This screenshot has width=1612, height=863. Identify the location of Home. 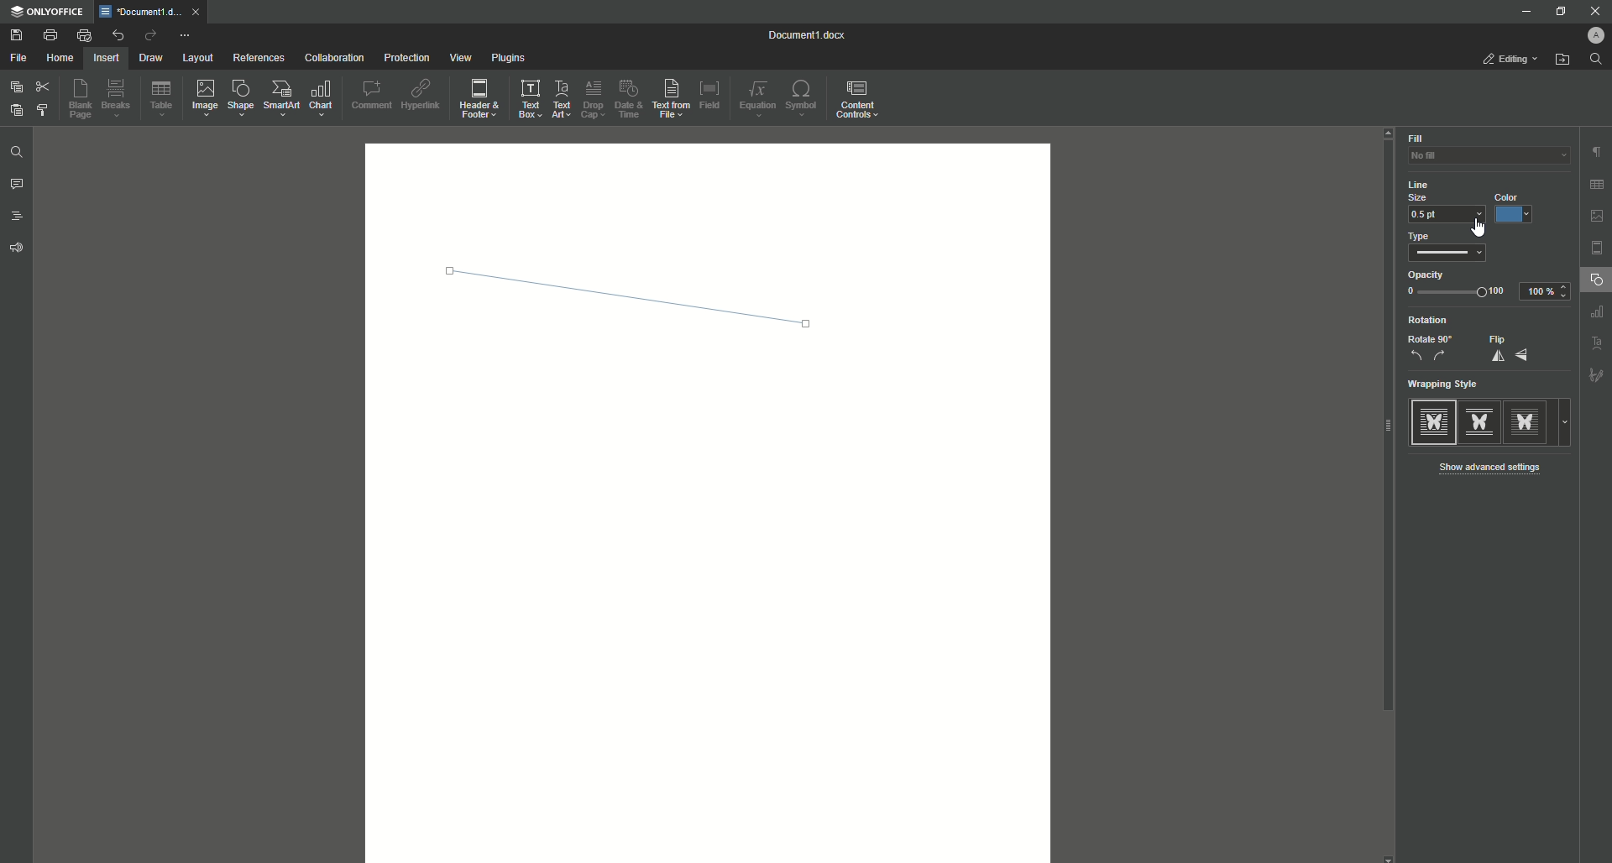
(60, 59).